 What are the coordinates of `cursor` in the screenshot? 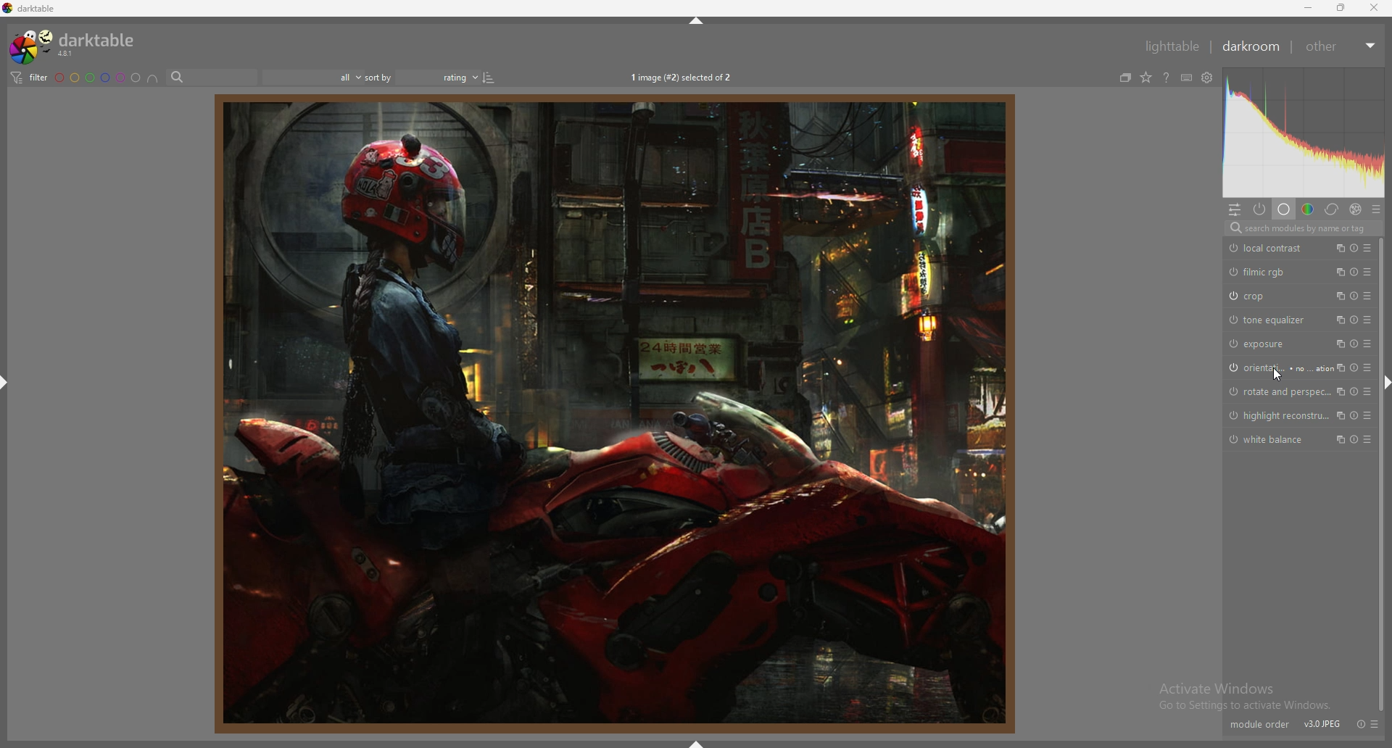 It's located at (1279, 374).